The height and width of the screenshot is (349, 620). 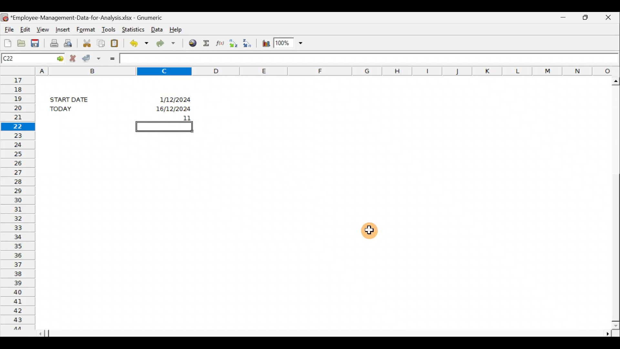 I want to click on Scroll bar, so click(x=613, y=201).